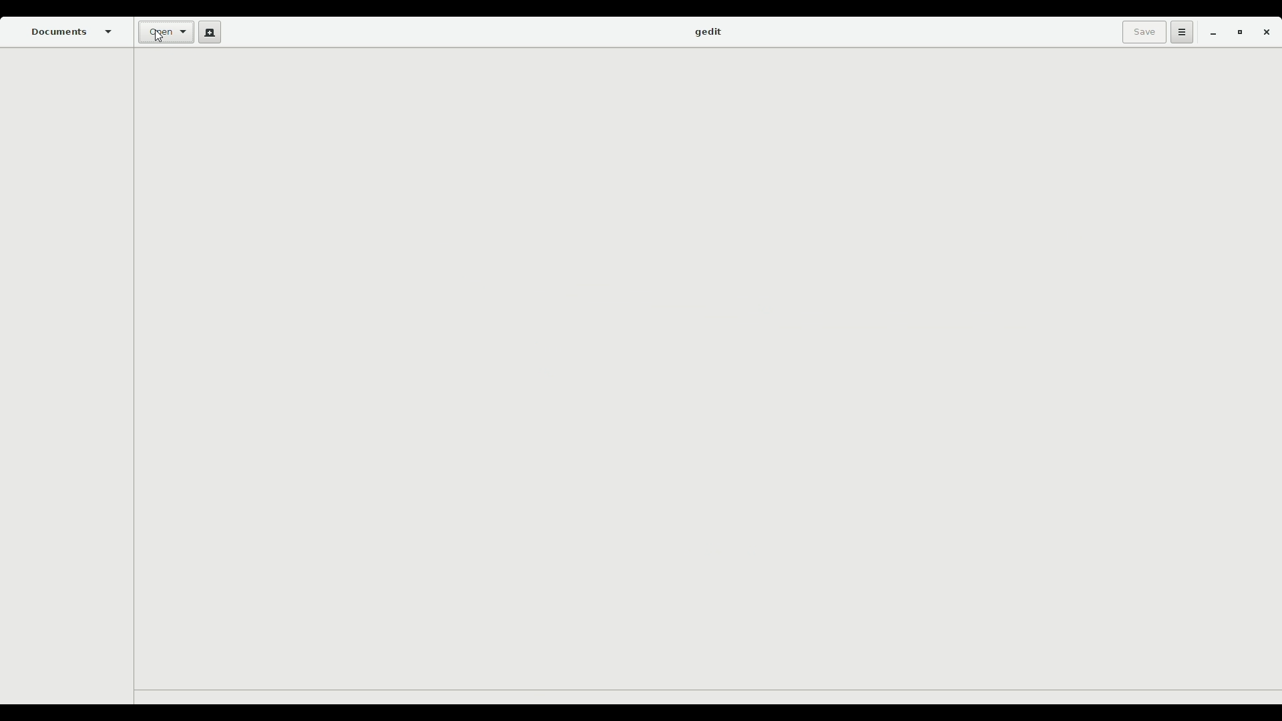 This screenshot has height=721, width=1282. I want to click on gedit, so click(707, 33).